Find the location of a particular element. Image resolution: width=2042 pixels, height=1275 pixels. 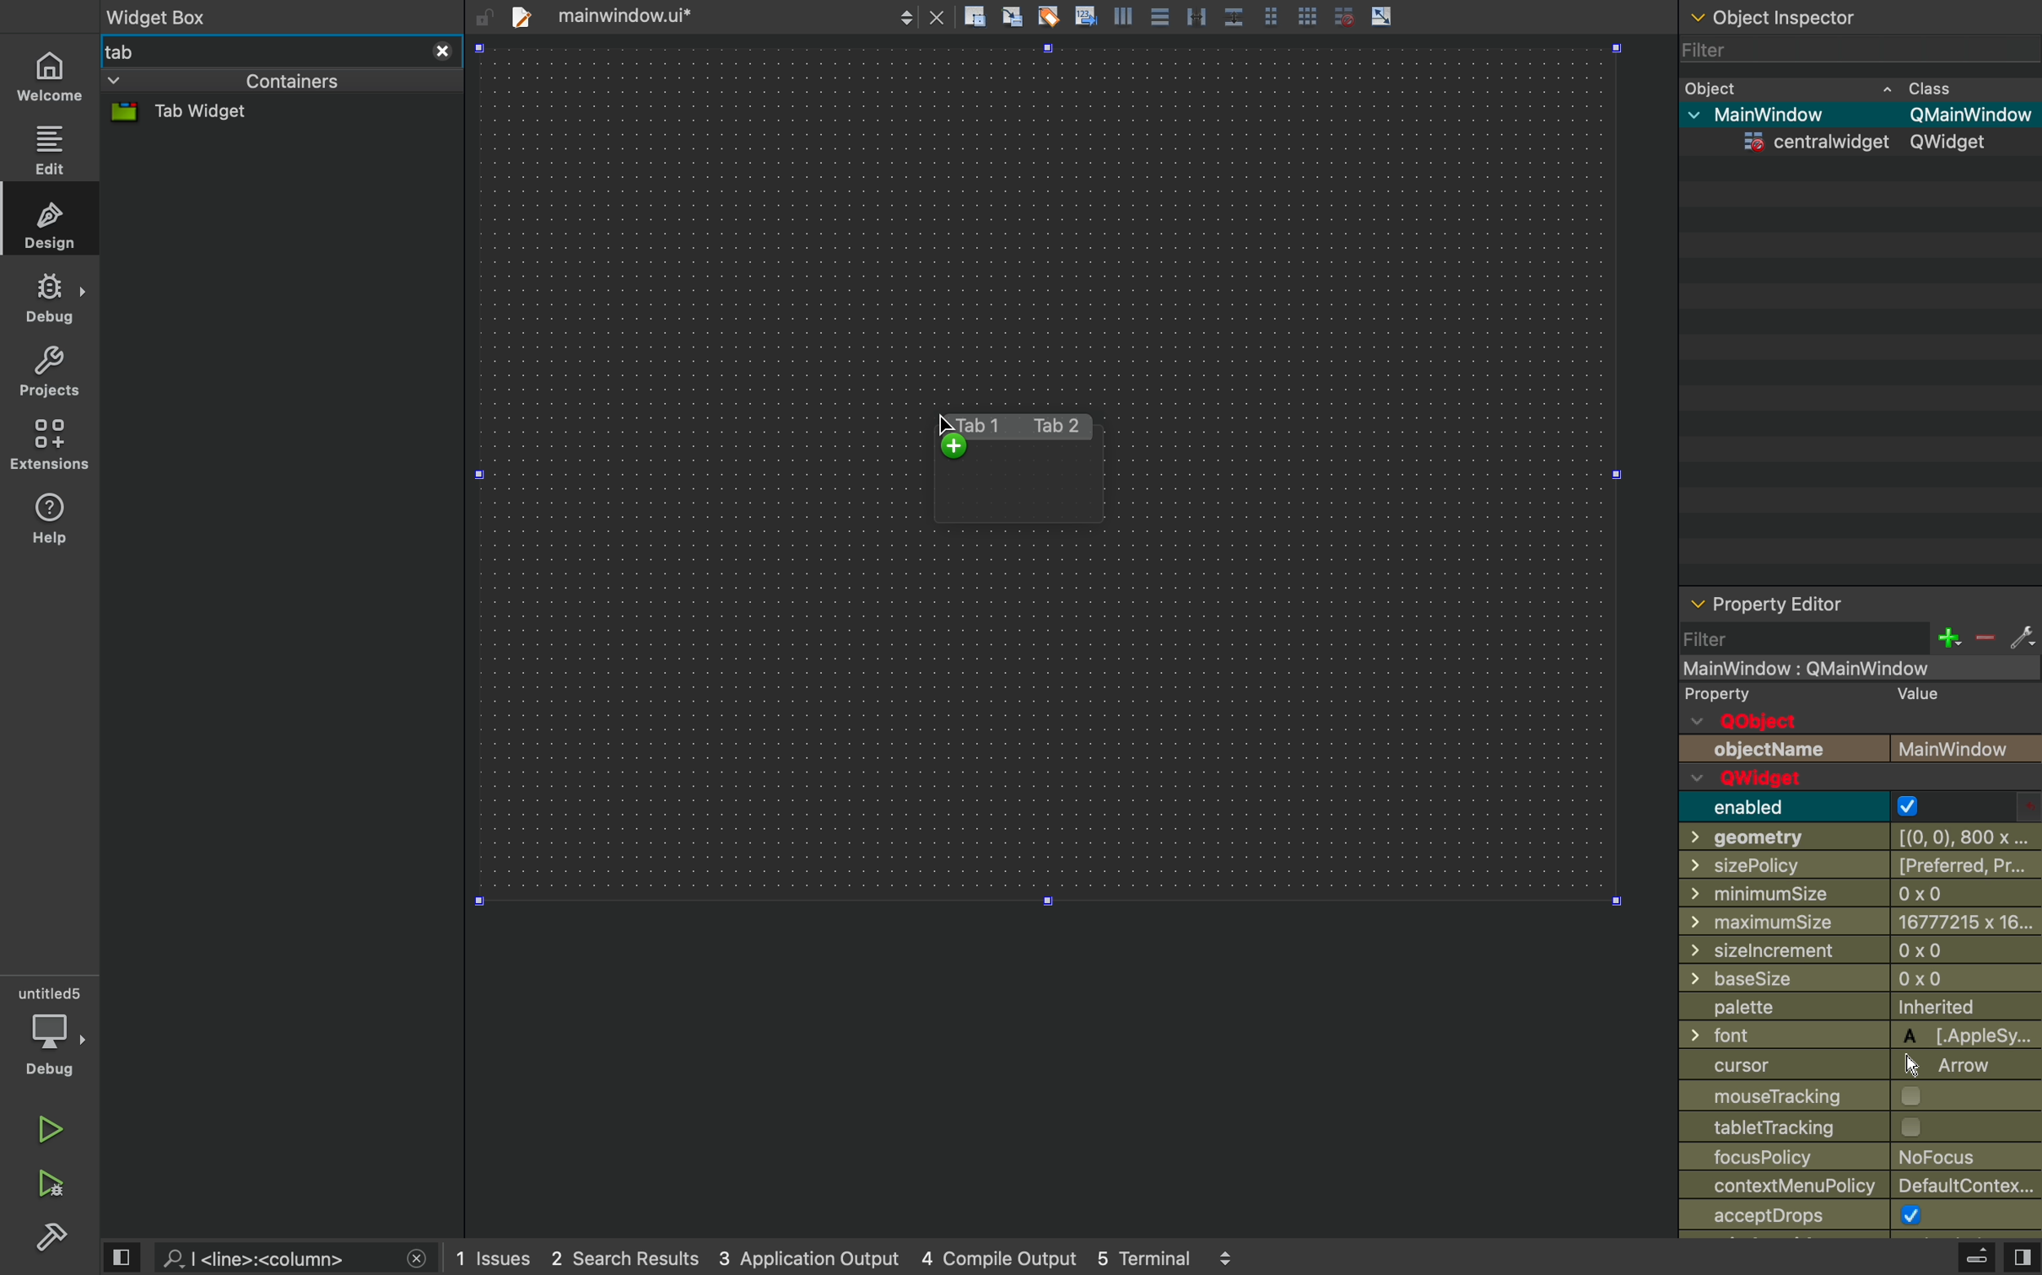

cursor is located at coordinates (951, 437).